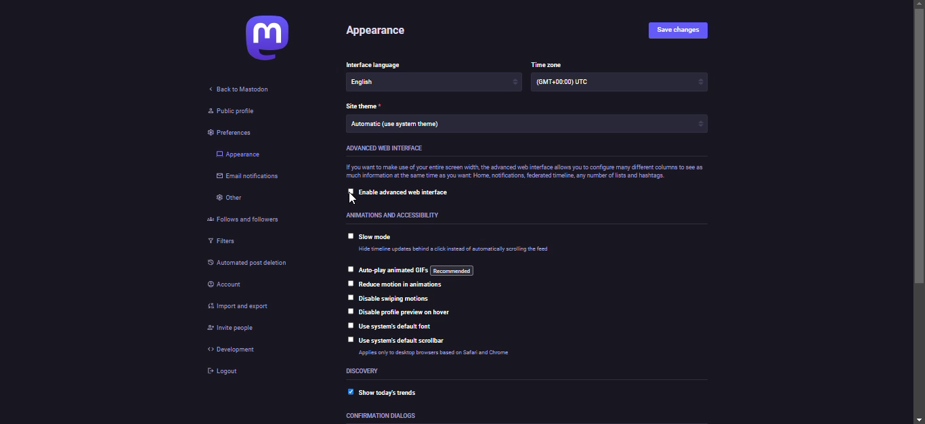 This screenshot has height=424, width=925. What do you see at coordinates (473, 270) in the screenshot?
I see `auto play animated gifs: recommended` at bounding box center [473, 270].